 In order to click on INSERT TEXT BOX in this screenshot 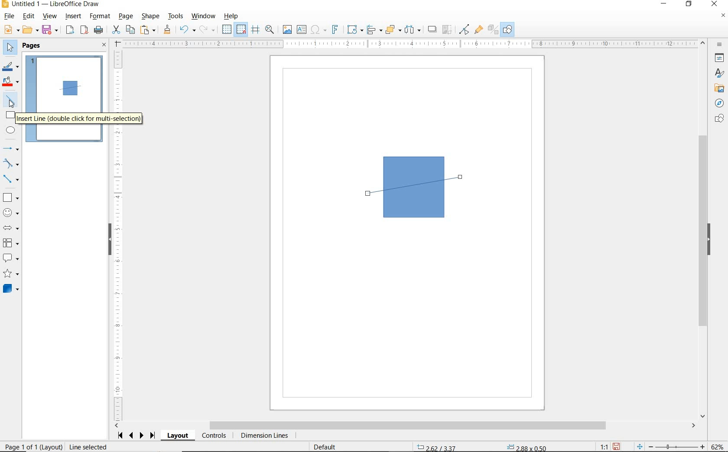, I will do `click(301, 30)`.